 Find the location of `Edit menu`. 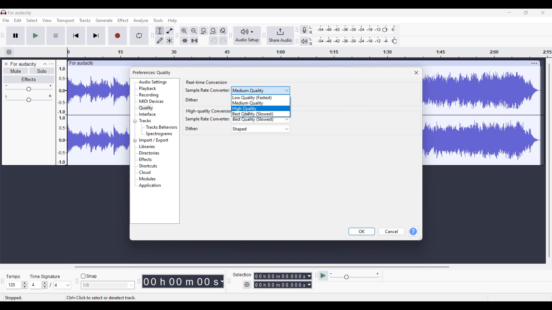

Edit menu is located at coordinates (18, 20).